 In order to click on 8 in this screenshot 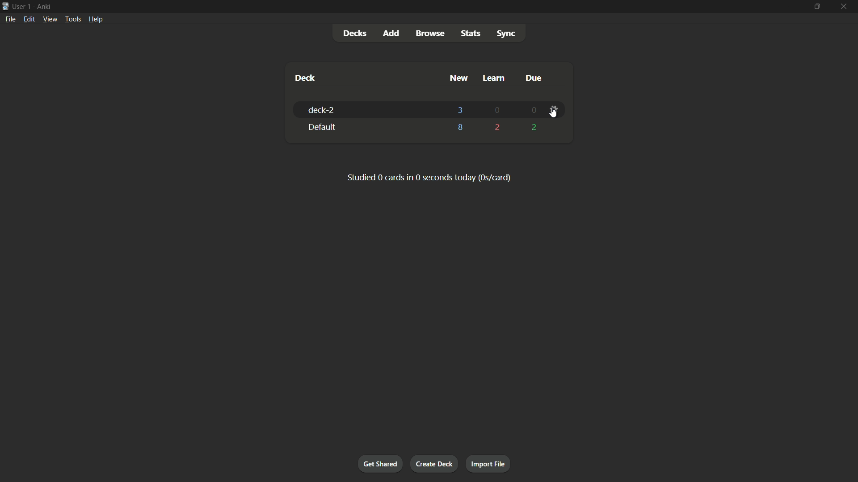, I will do `click(460, 129)`.